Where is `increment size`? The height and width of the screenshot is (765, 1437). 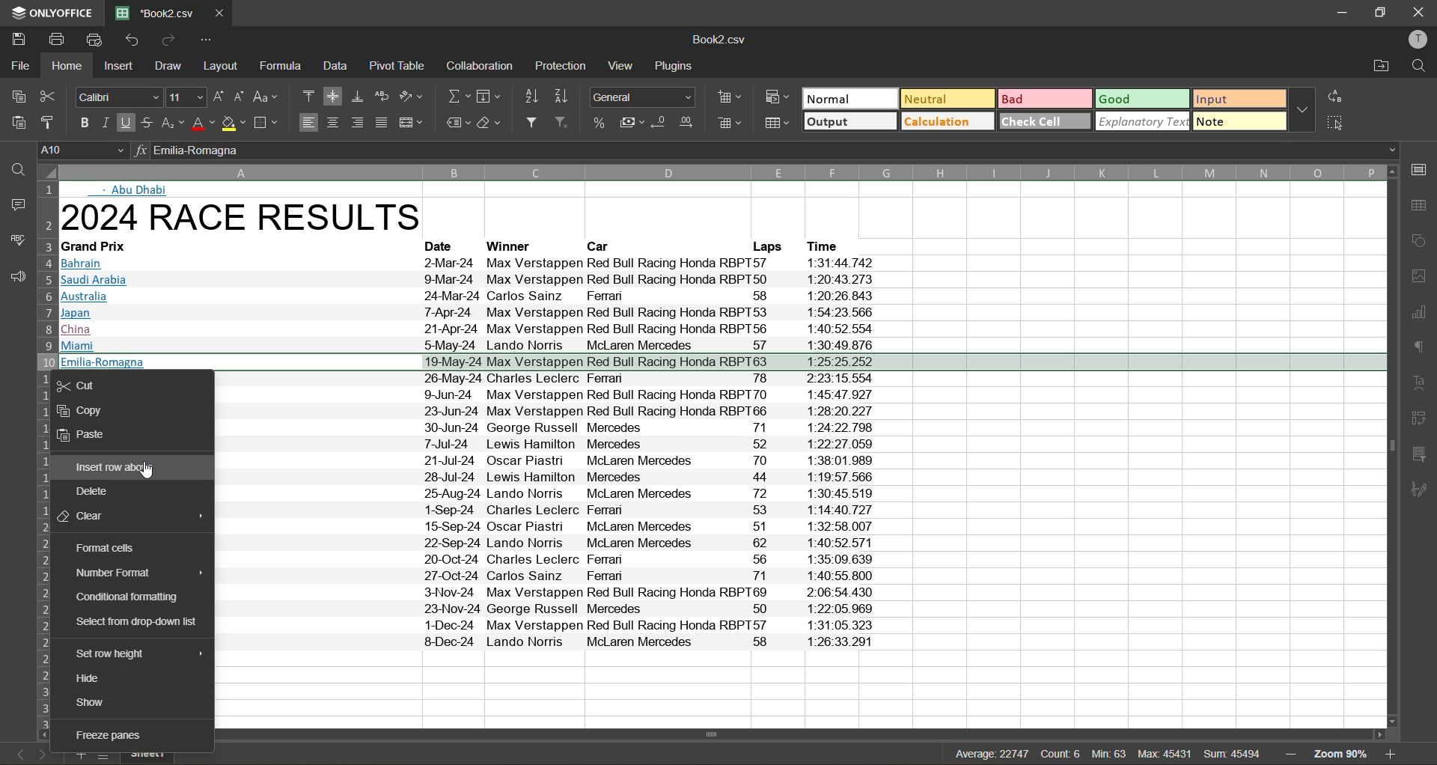 increment size is located at coordinates (219, 97).